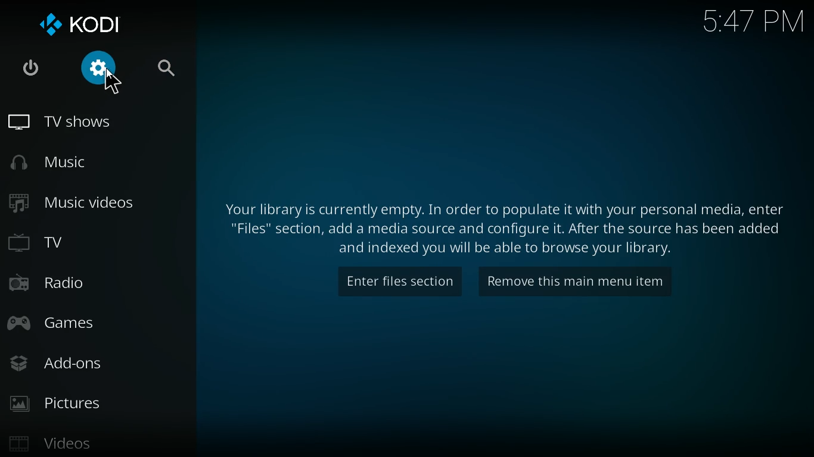  I want to click on pictures, so click(98, 403).